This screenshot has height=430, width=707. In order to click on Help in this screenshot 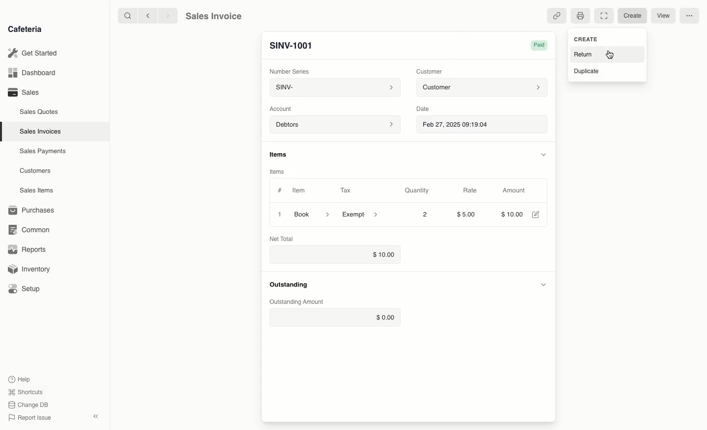, I will do `click(20, 378)`.